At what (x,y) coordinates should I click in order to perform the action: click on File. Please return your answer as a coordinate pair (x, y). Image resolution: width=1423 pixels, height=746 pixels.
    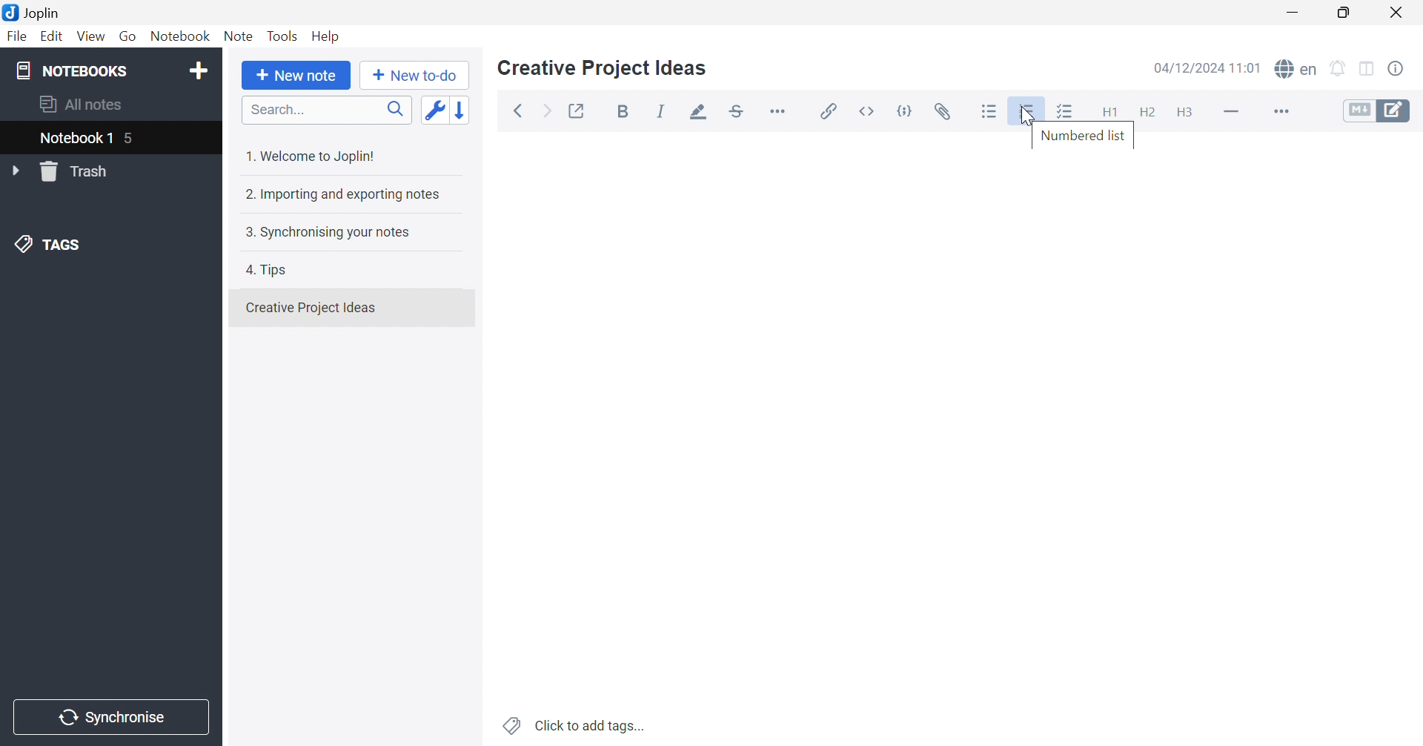
    Looking at the image, I should click on (16, 39).